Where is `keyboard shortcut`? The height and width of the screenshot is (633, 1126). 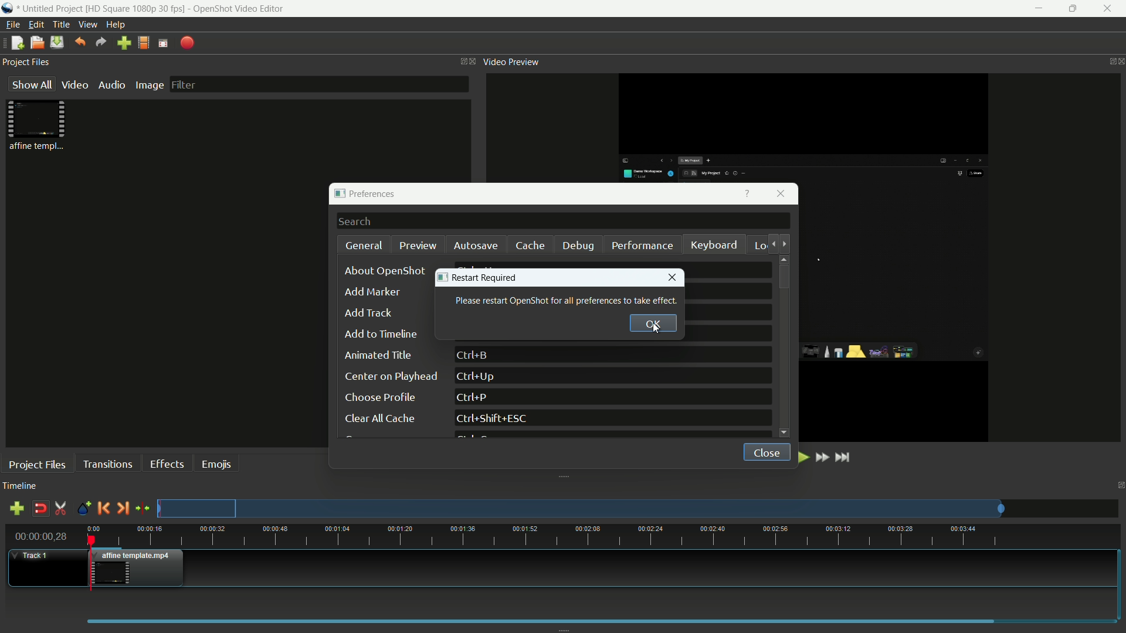 keyboard shortcut is located at coordinates (474, 355).